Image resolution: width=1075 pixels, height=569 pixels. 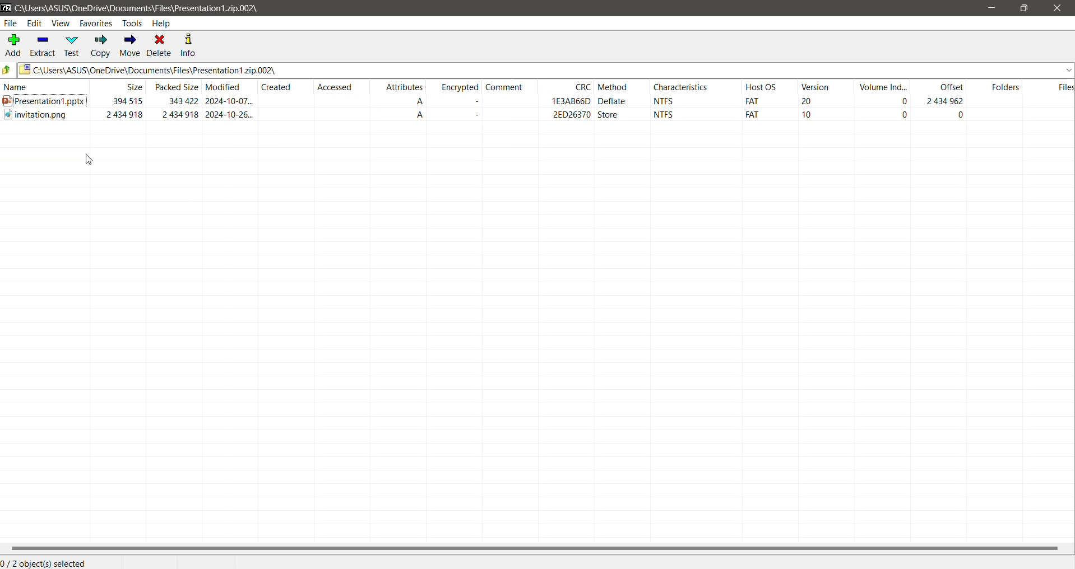 What do you see at coordinates (536, 548) in the screenshot?
I see `Horizontal Scrol Bar` at bounding box center [536, 548].